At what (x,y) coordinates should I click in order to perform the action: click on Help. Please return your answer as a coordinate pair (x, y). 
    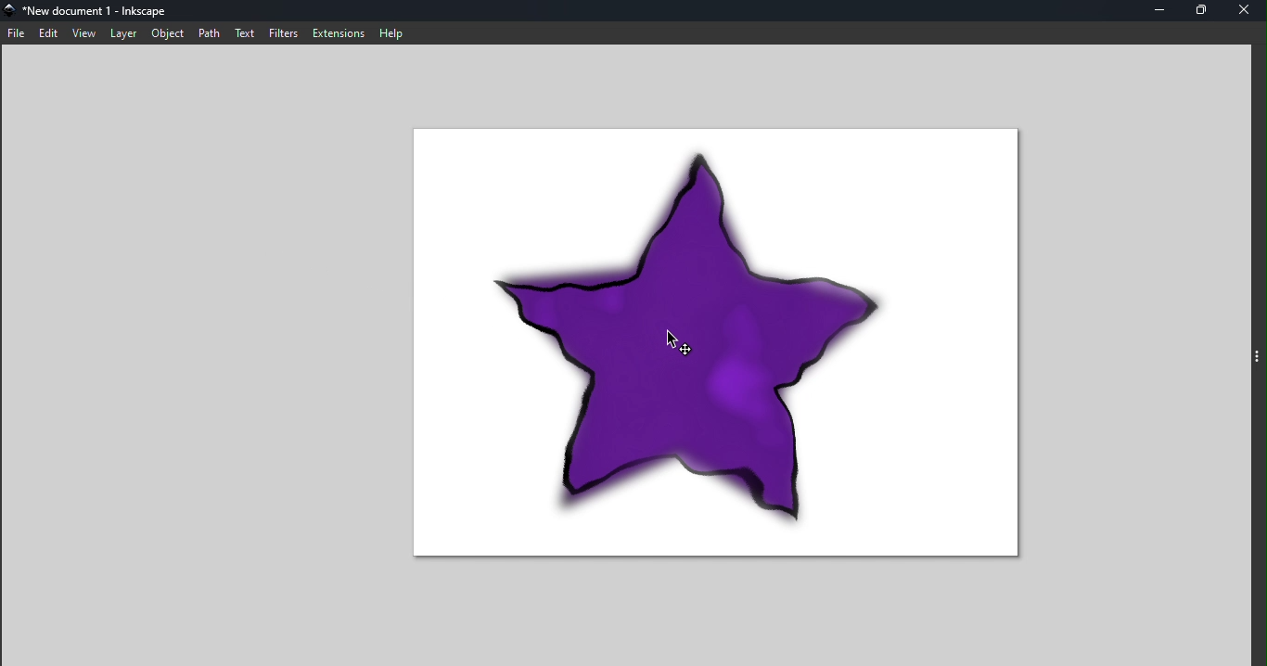
    Looking at the image, I should click on (391, 32).